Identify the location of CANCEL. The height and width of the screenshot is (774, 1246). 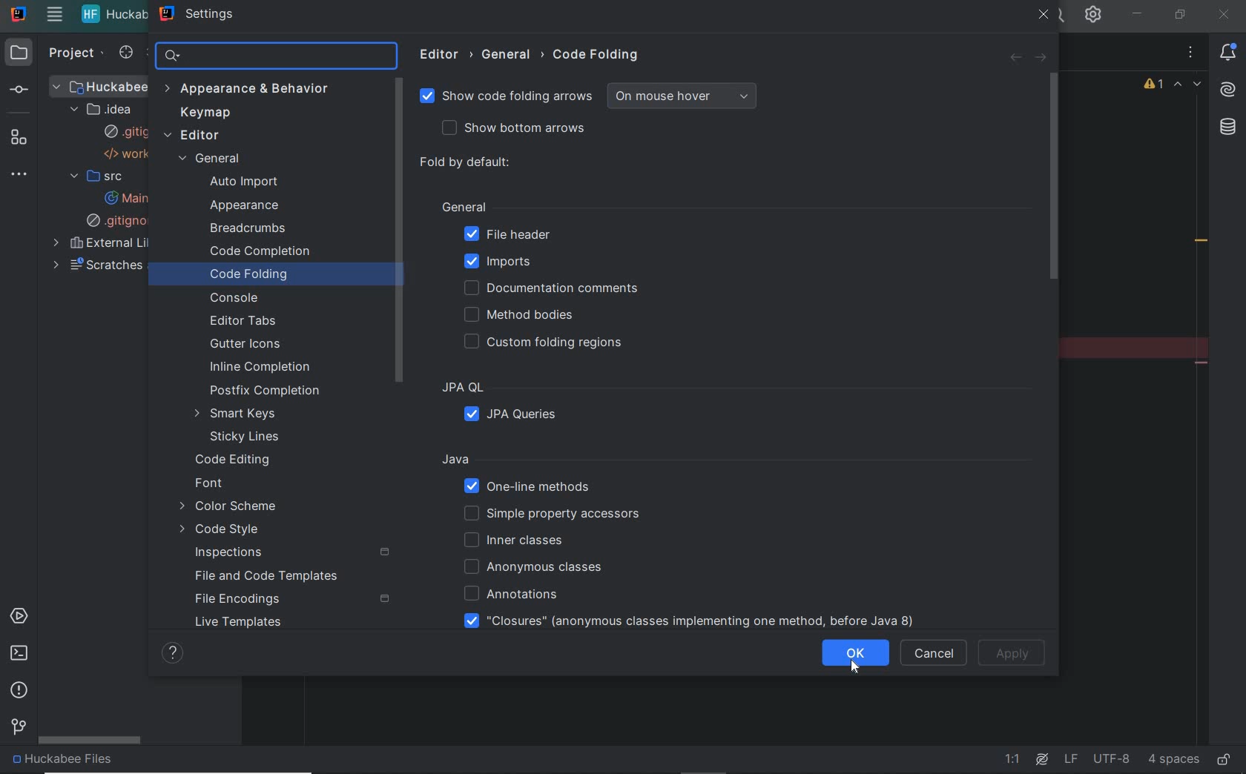
(936, 658).